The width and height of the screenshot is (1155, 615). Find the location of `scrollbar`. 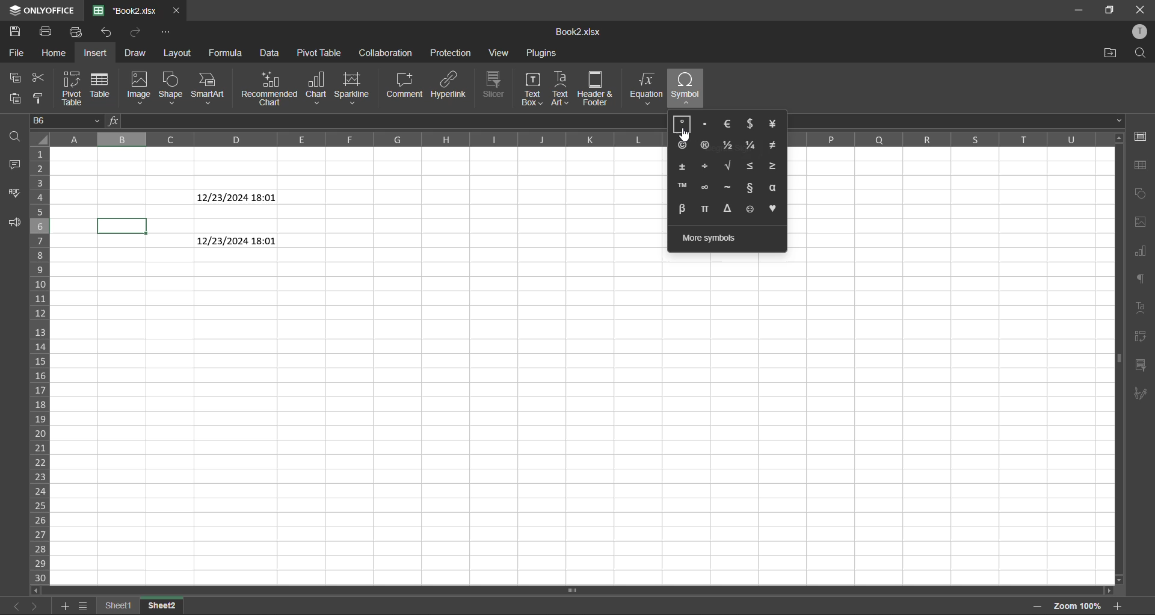

scrollbar is located at coordinates (1118, 358).